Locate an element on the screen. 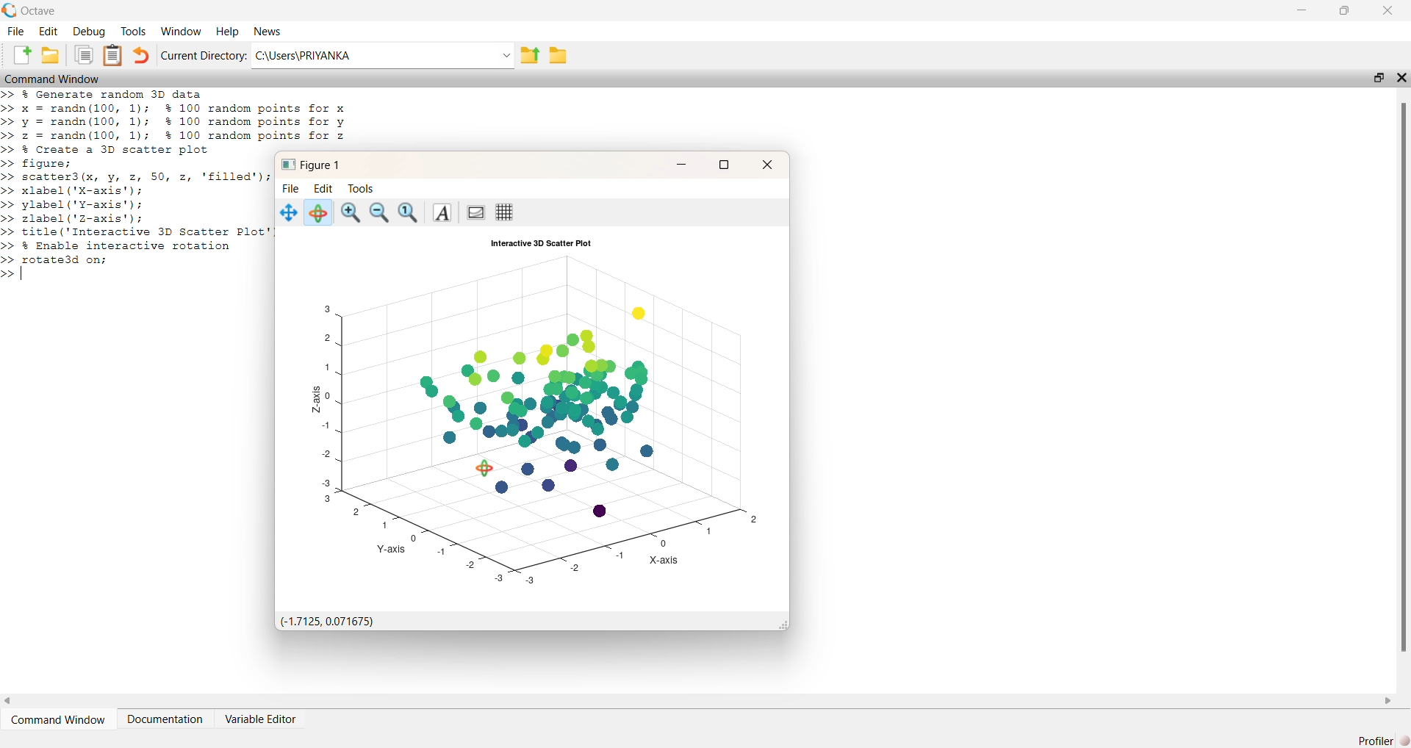 The height and width of the screenshot is (748, 1411). resize is located at coordinates (1379, 77).